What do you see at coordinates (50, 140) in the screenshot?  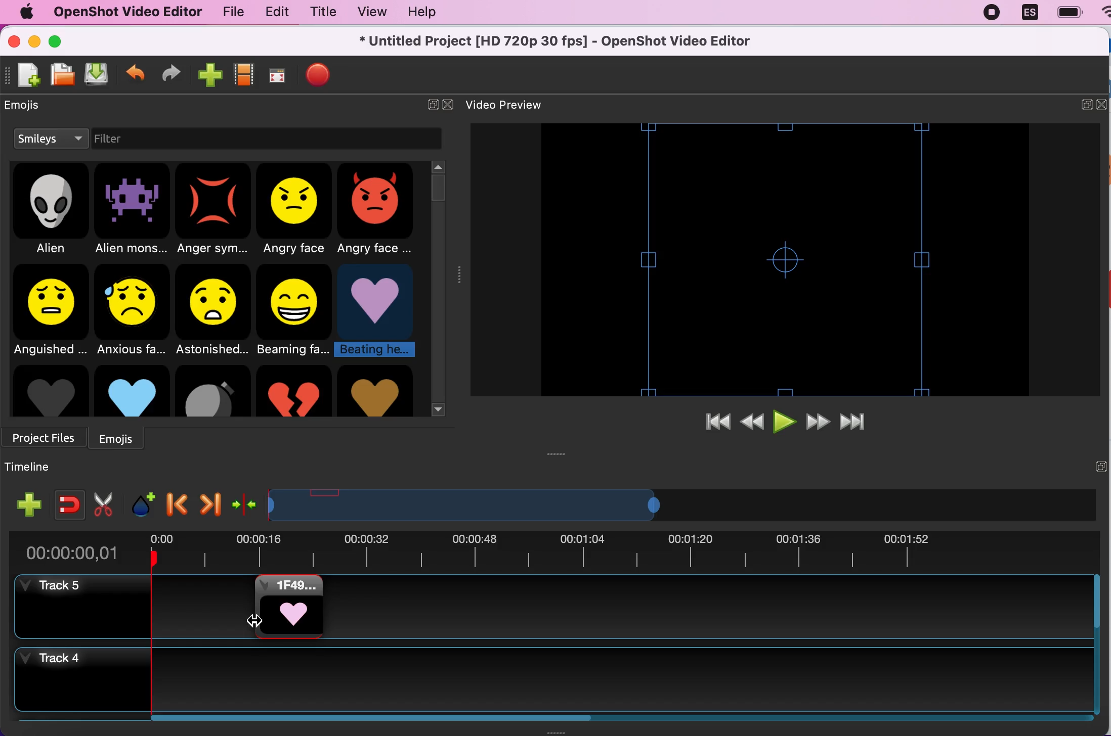 I see `smileys` at bounding box center [50, 140].